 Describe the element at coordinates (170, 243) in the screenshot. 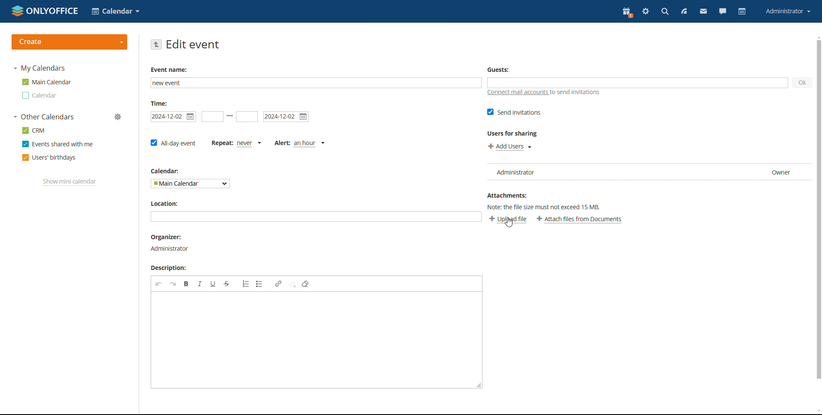

I see `organiser` at that location.